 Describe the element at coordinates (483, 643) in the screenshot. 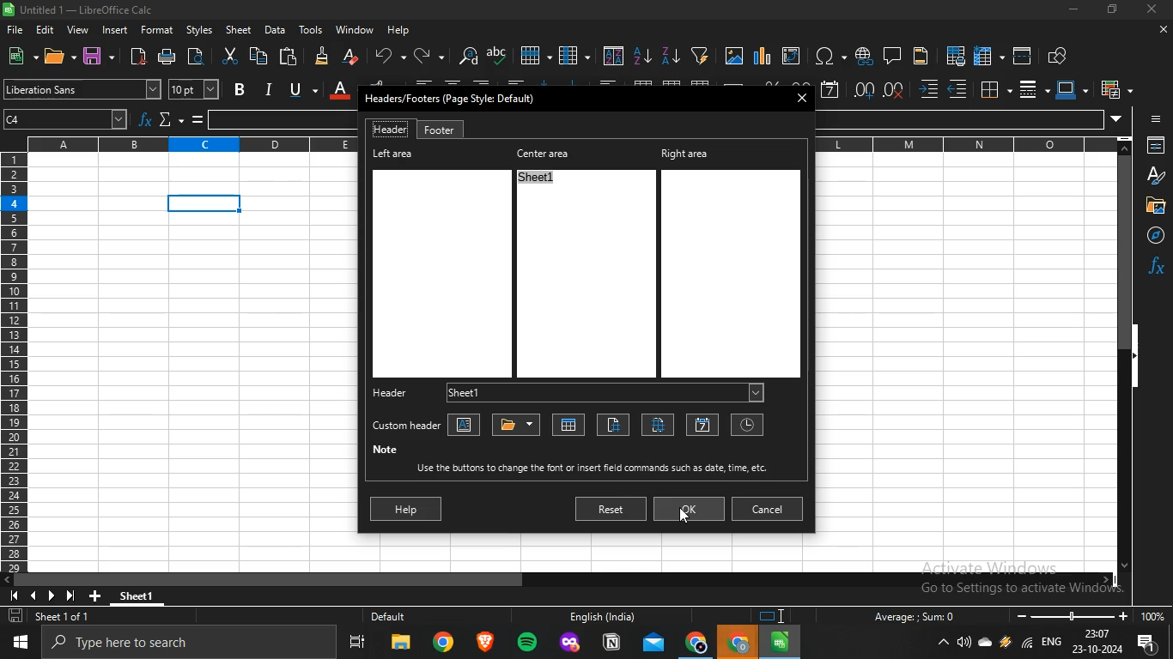

I see `brave` at that location.